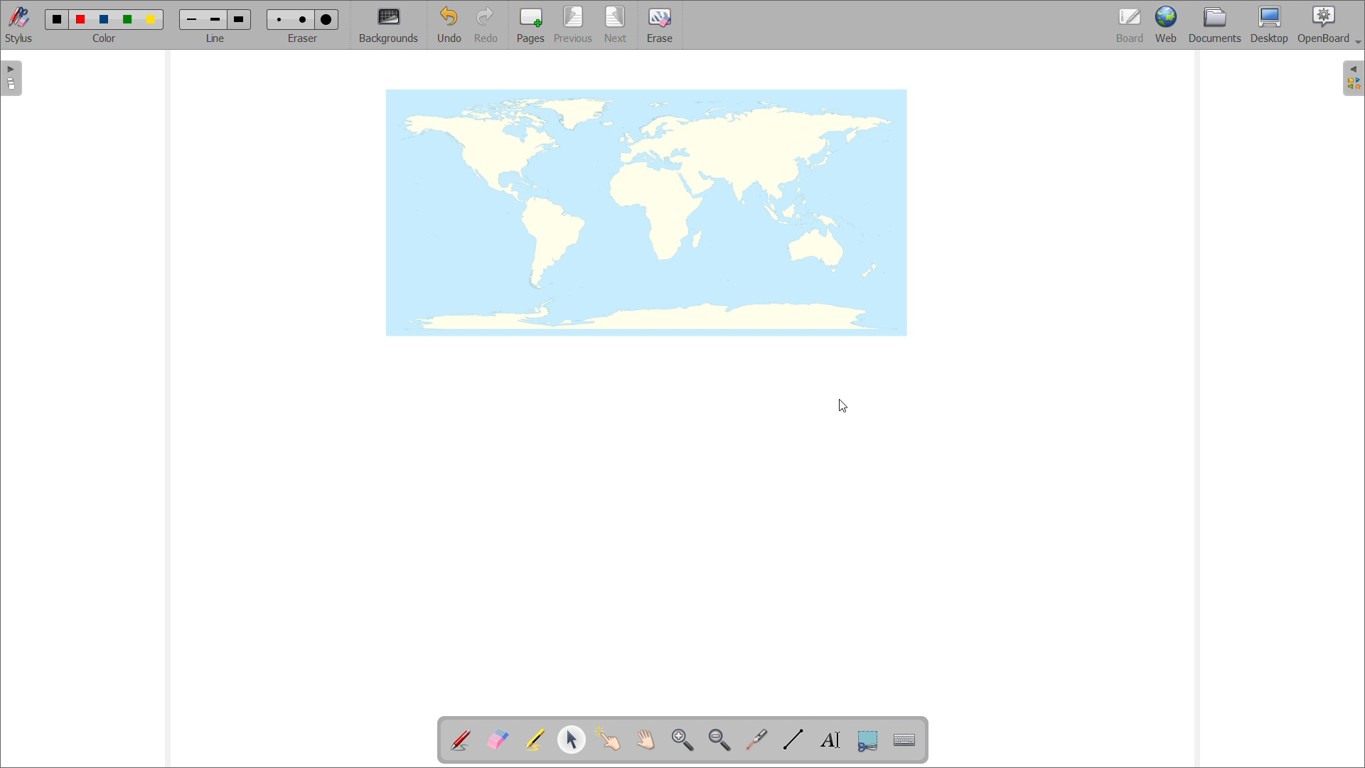  What do you see at coordinates (609, 740) in the screenshot?
I see `interact with items` at bounding box center [609, 740].